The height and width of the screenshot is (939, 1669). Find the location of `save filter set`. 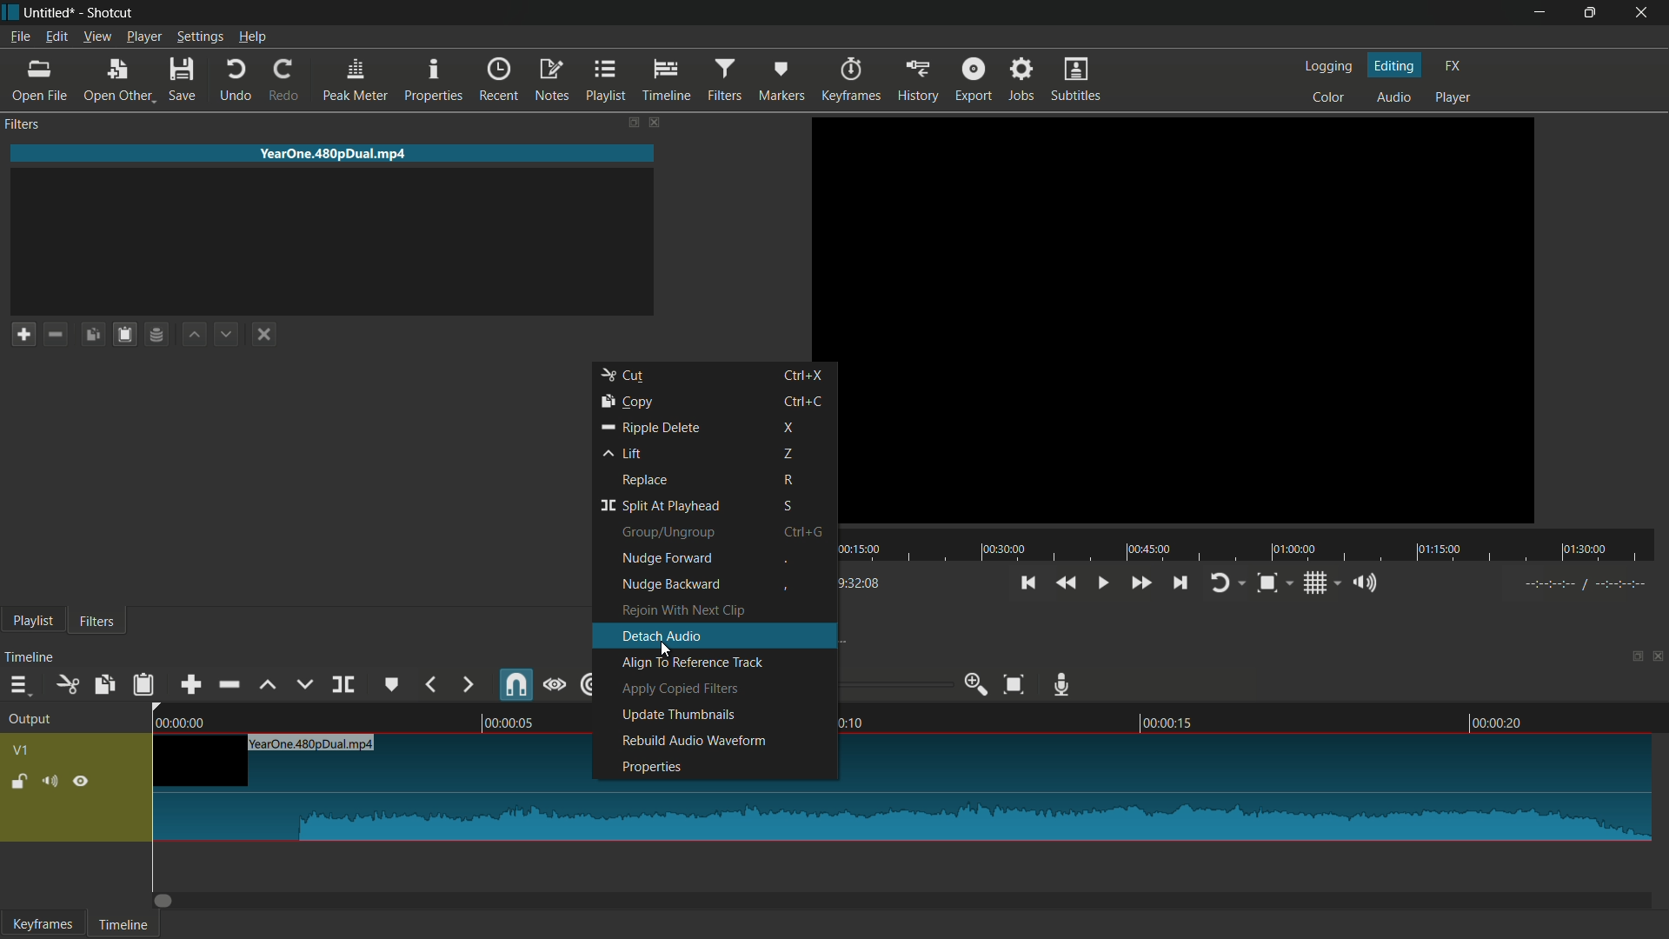

save filter set is located at coordinates (158, 335).